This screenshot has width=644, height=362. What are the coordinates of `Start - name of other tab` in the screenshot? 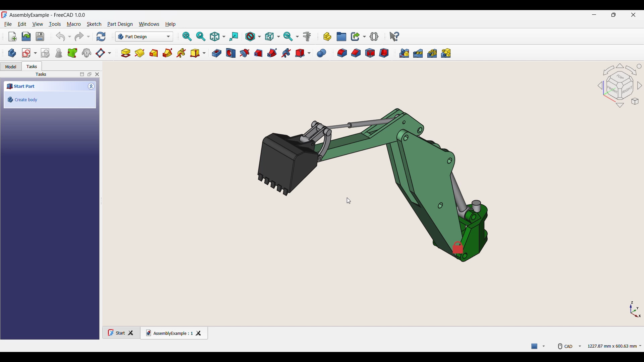 It's located at (115, 331).